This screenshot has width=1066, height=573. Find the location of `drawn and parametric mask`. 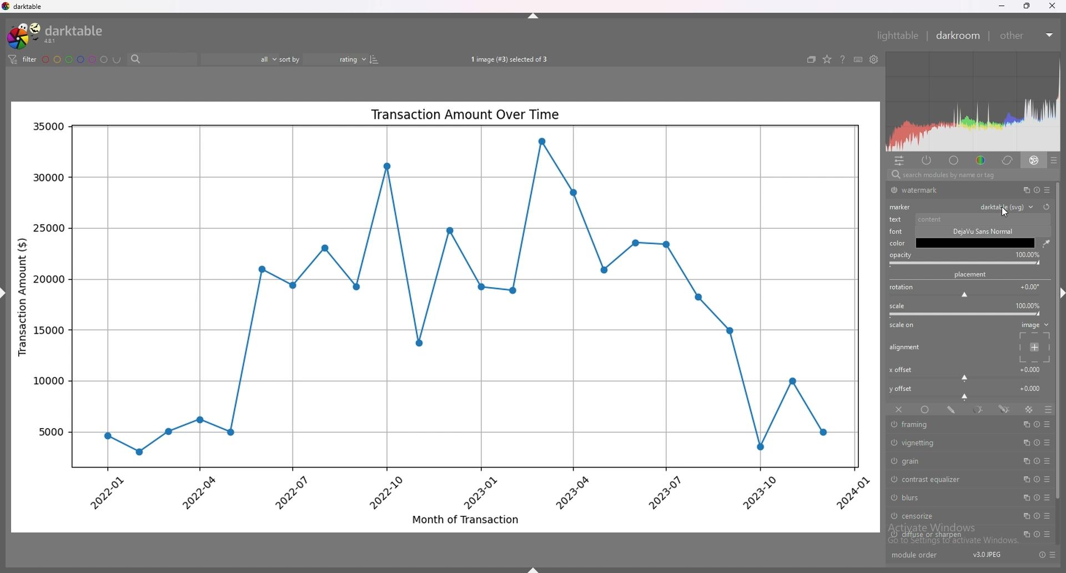

drawn and parametric mask is located at coordinates (1005, 409).